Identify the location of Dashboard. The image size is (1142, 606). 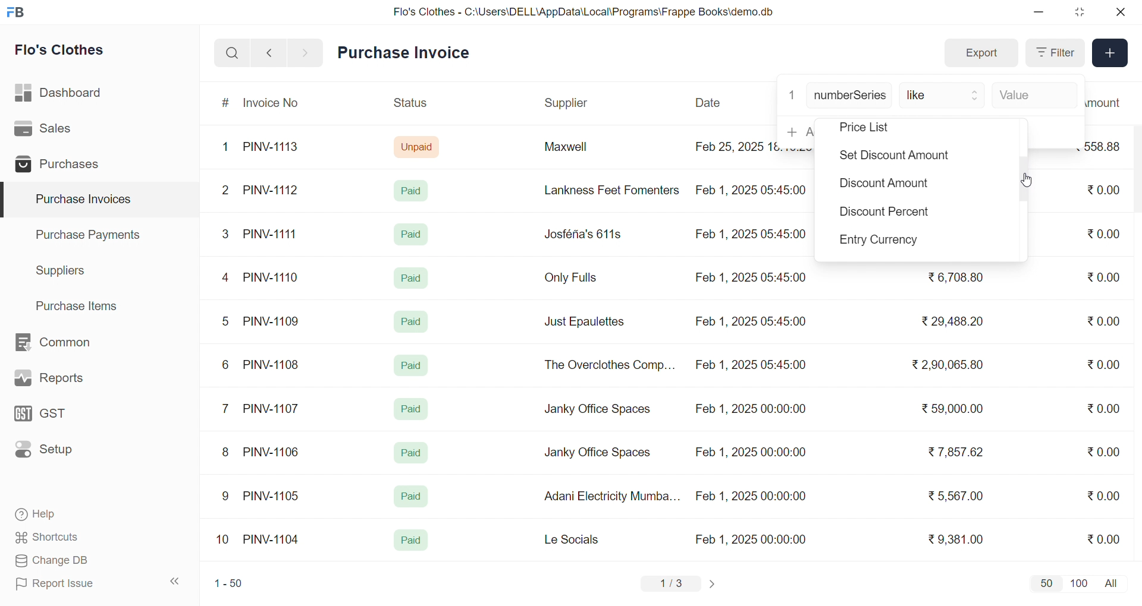
(62, 95).